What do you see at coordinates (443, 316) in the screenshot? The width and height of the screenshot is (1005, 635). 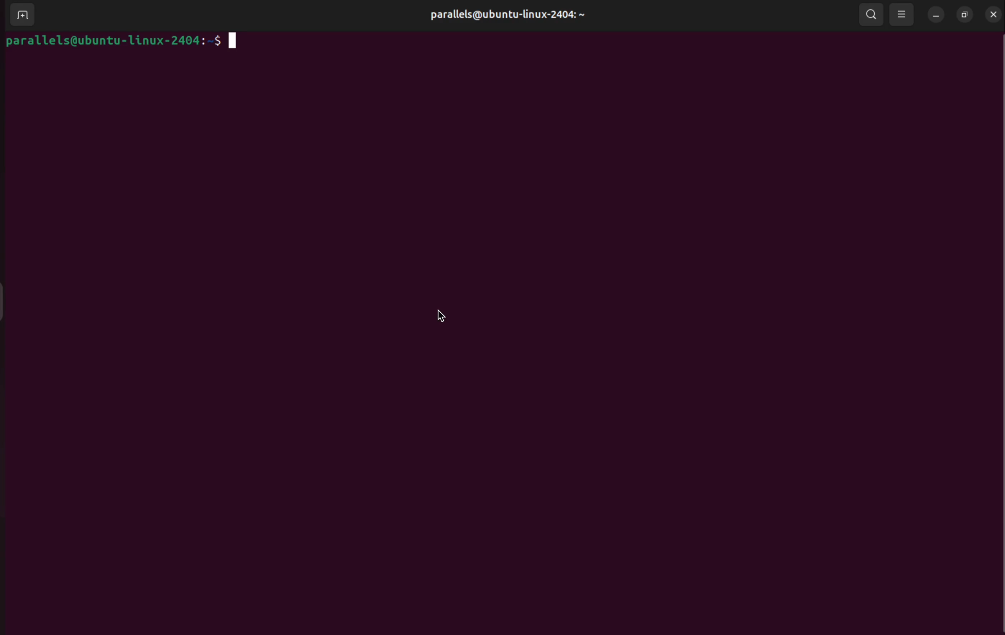 I see `cursor` at bounding box center [443, 316].